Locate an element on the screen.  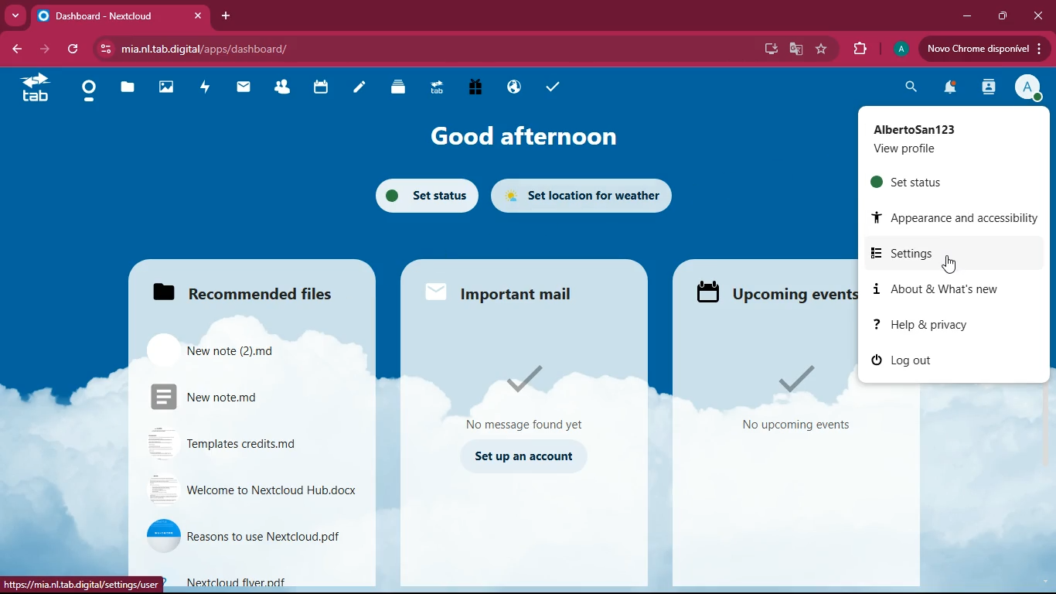
profile is located at coordinates (903, 48).